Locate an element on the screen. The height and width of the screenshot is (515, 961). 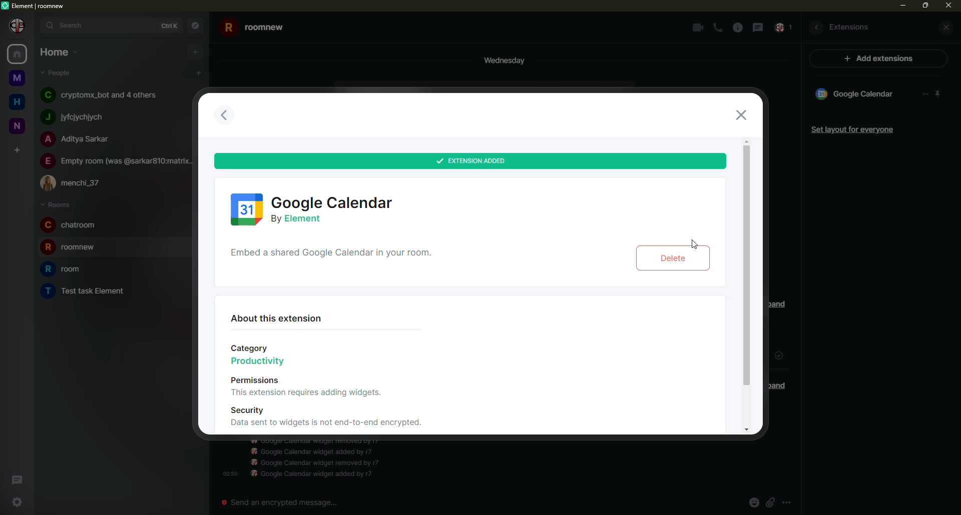
attach is located at coordinates (769, 501).